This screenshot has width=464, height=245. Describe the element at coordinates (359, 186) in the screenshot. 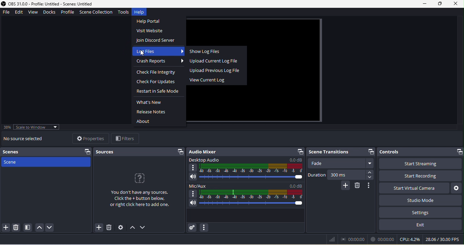

I see `remove` at that location.